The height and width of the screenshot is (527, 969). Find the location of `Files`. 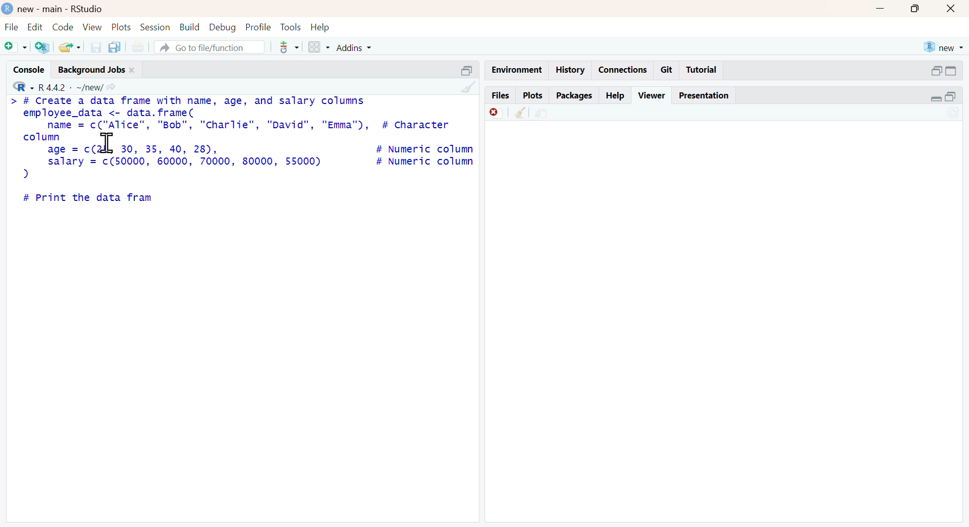

Files is located at coordinates (501, 95).